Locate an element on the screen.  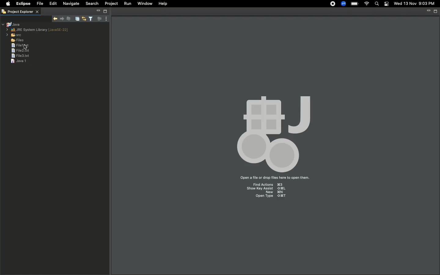
New is located at coordinates (274, 192).